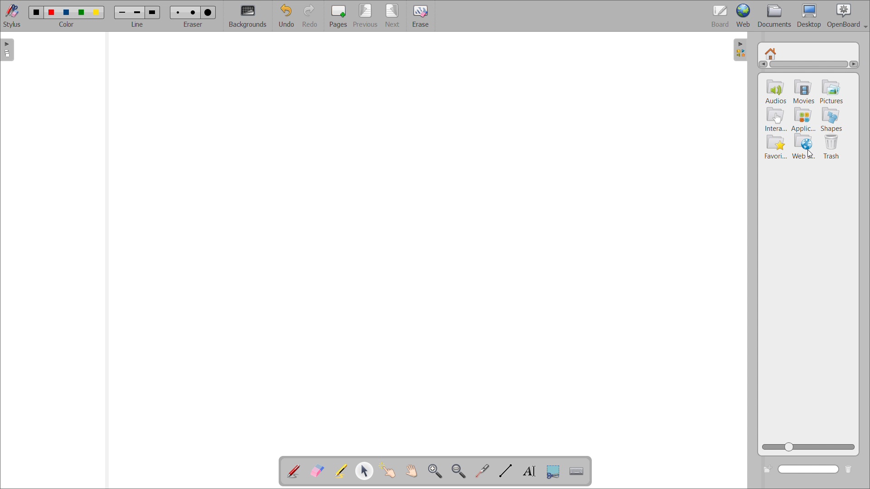  What do you see at coordinates (192, 11) in the screenshot?
I see `Medium eraser` at bounding box center [192, 11].